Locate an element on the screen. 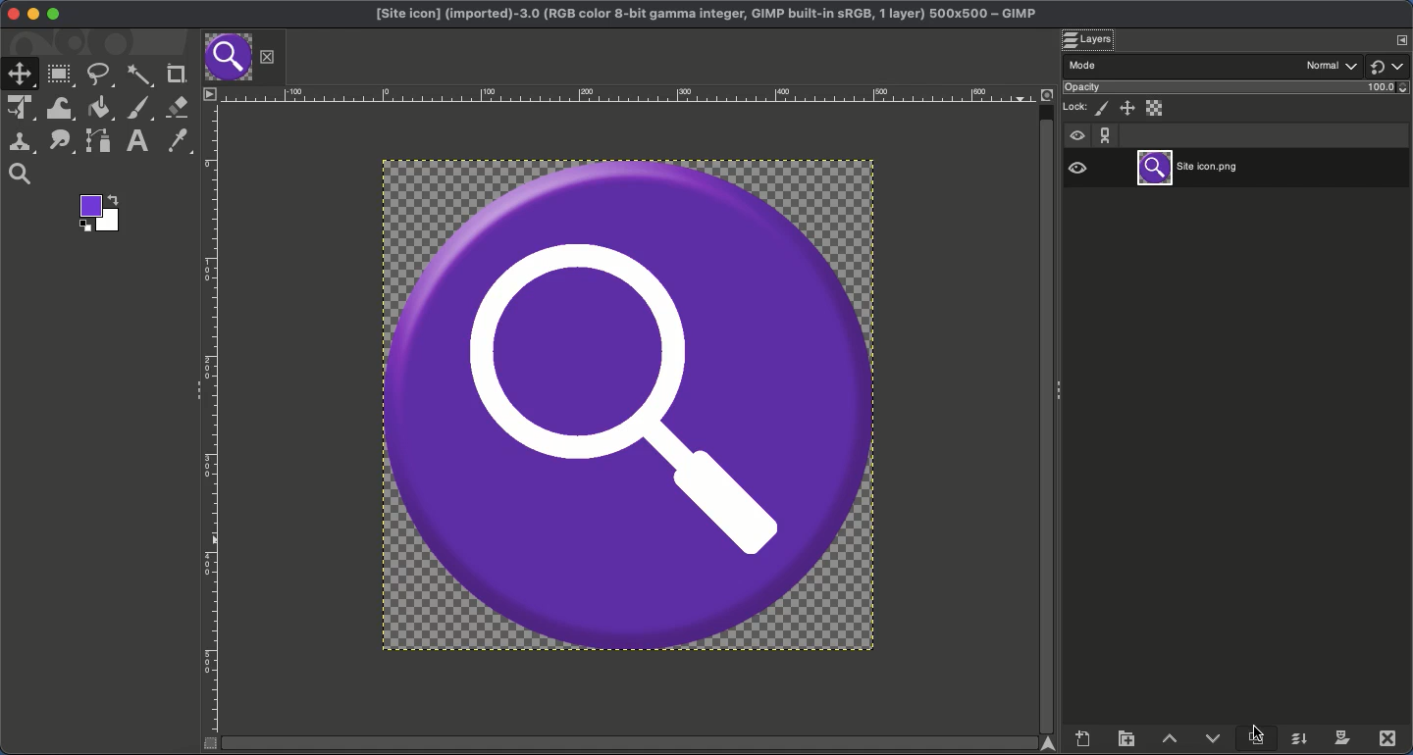  Normal is located at coordinates (1333, 64).